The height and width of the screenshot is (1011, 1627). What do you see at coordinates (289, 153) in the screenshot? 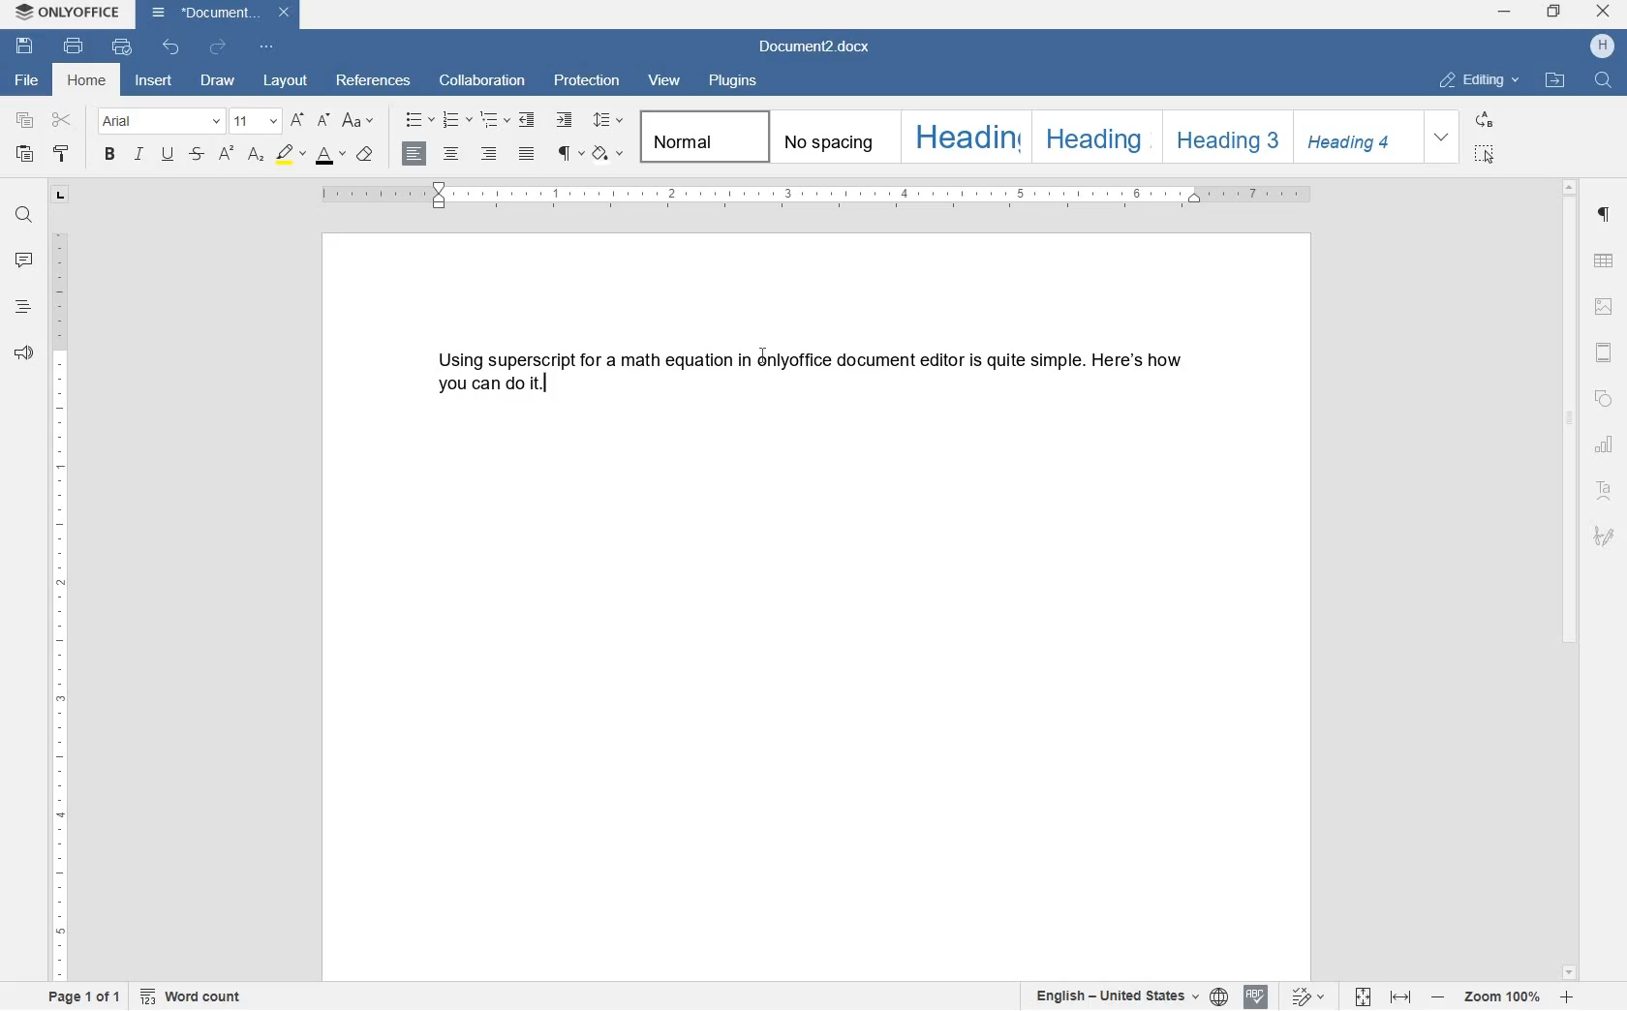
I see `highlight color` at bounding box center [289, 153].